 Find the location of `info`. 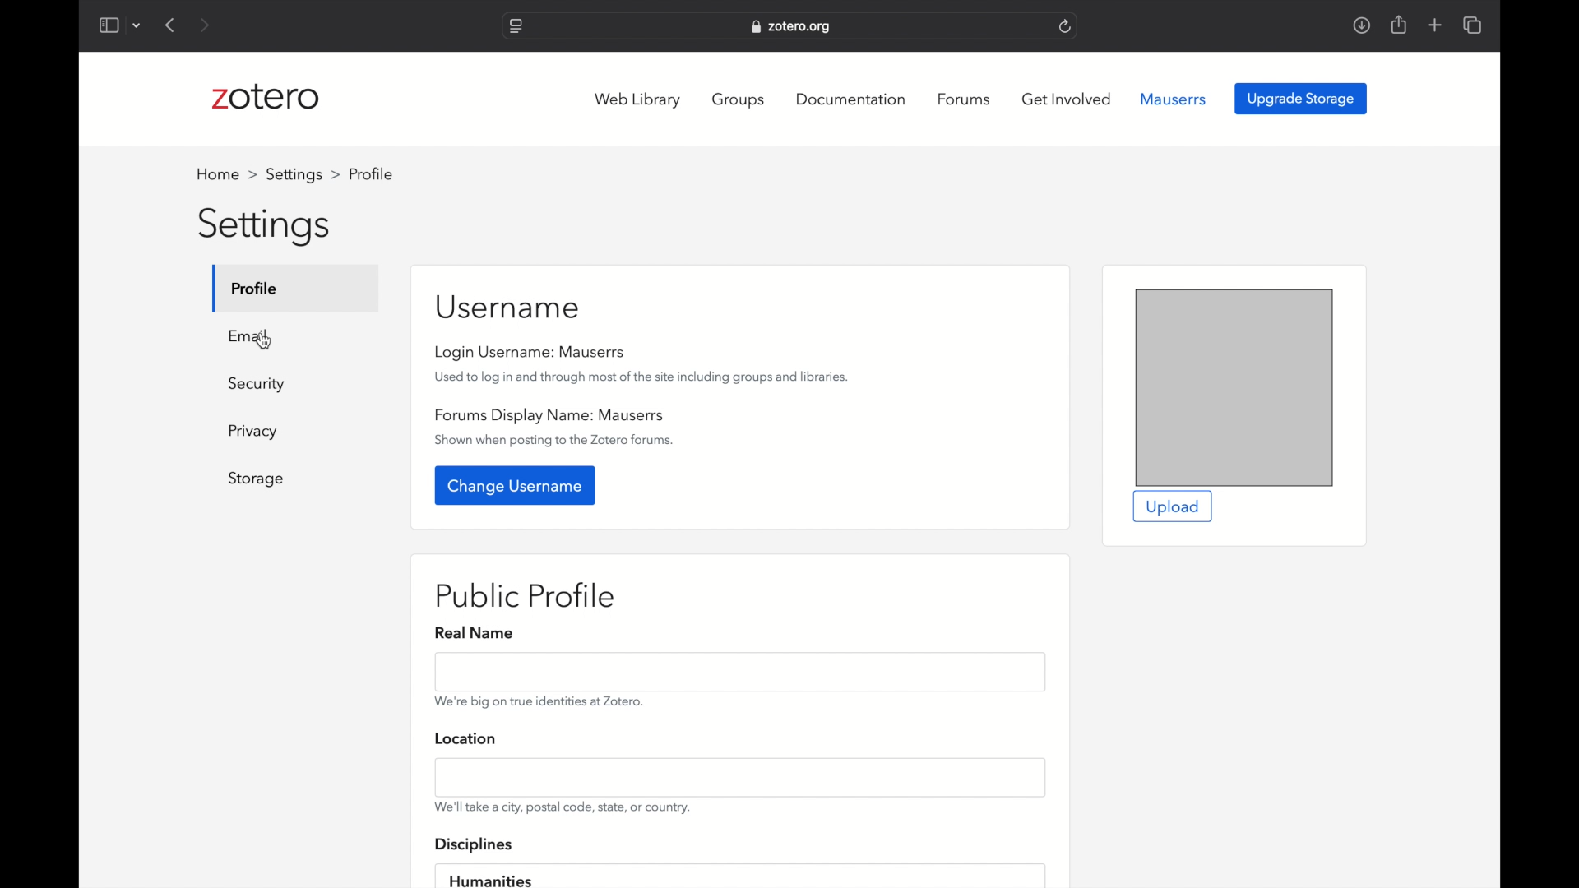

info is located at coordinates (563, 807).